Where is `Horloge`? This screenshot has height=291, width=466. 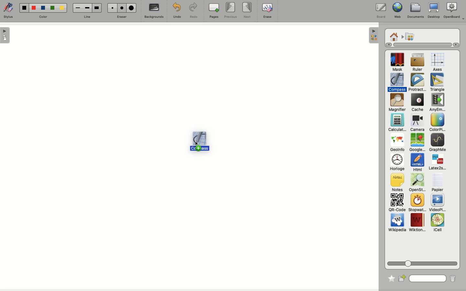 Horloge is located at coordinates (397, 163).